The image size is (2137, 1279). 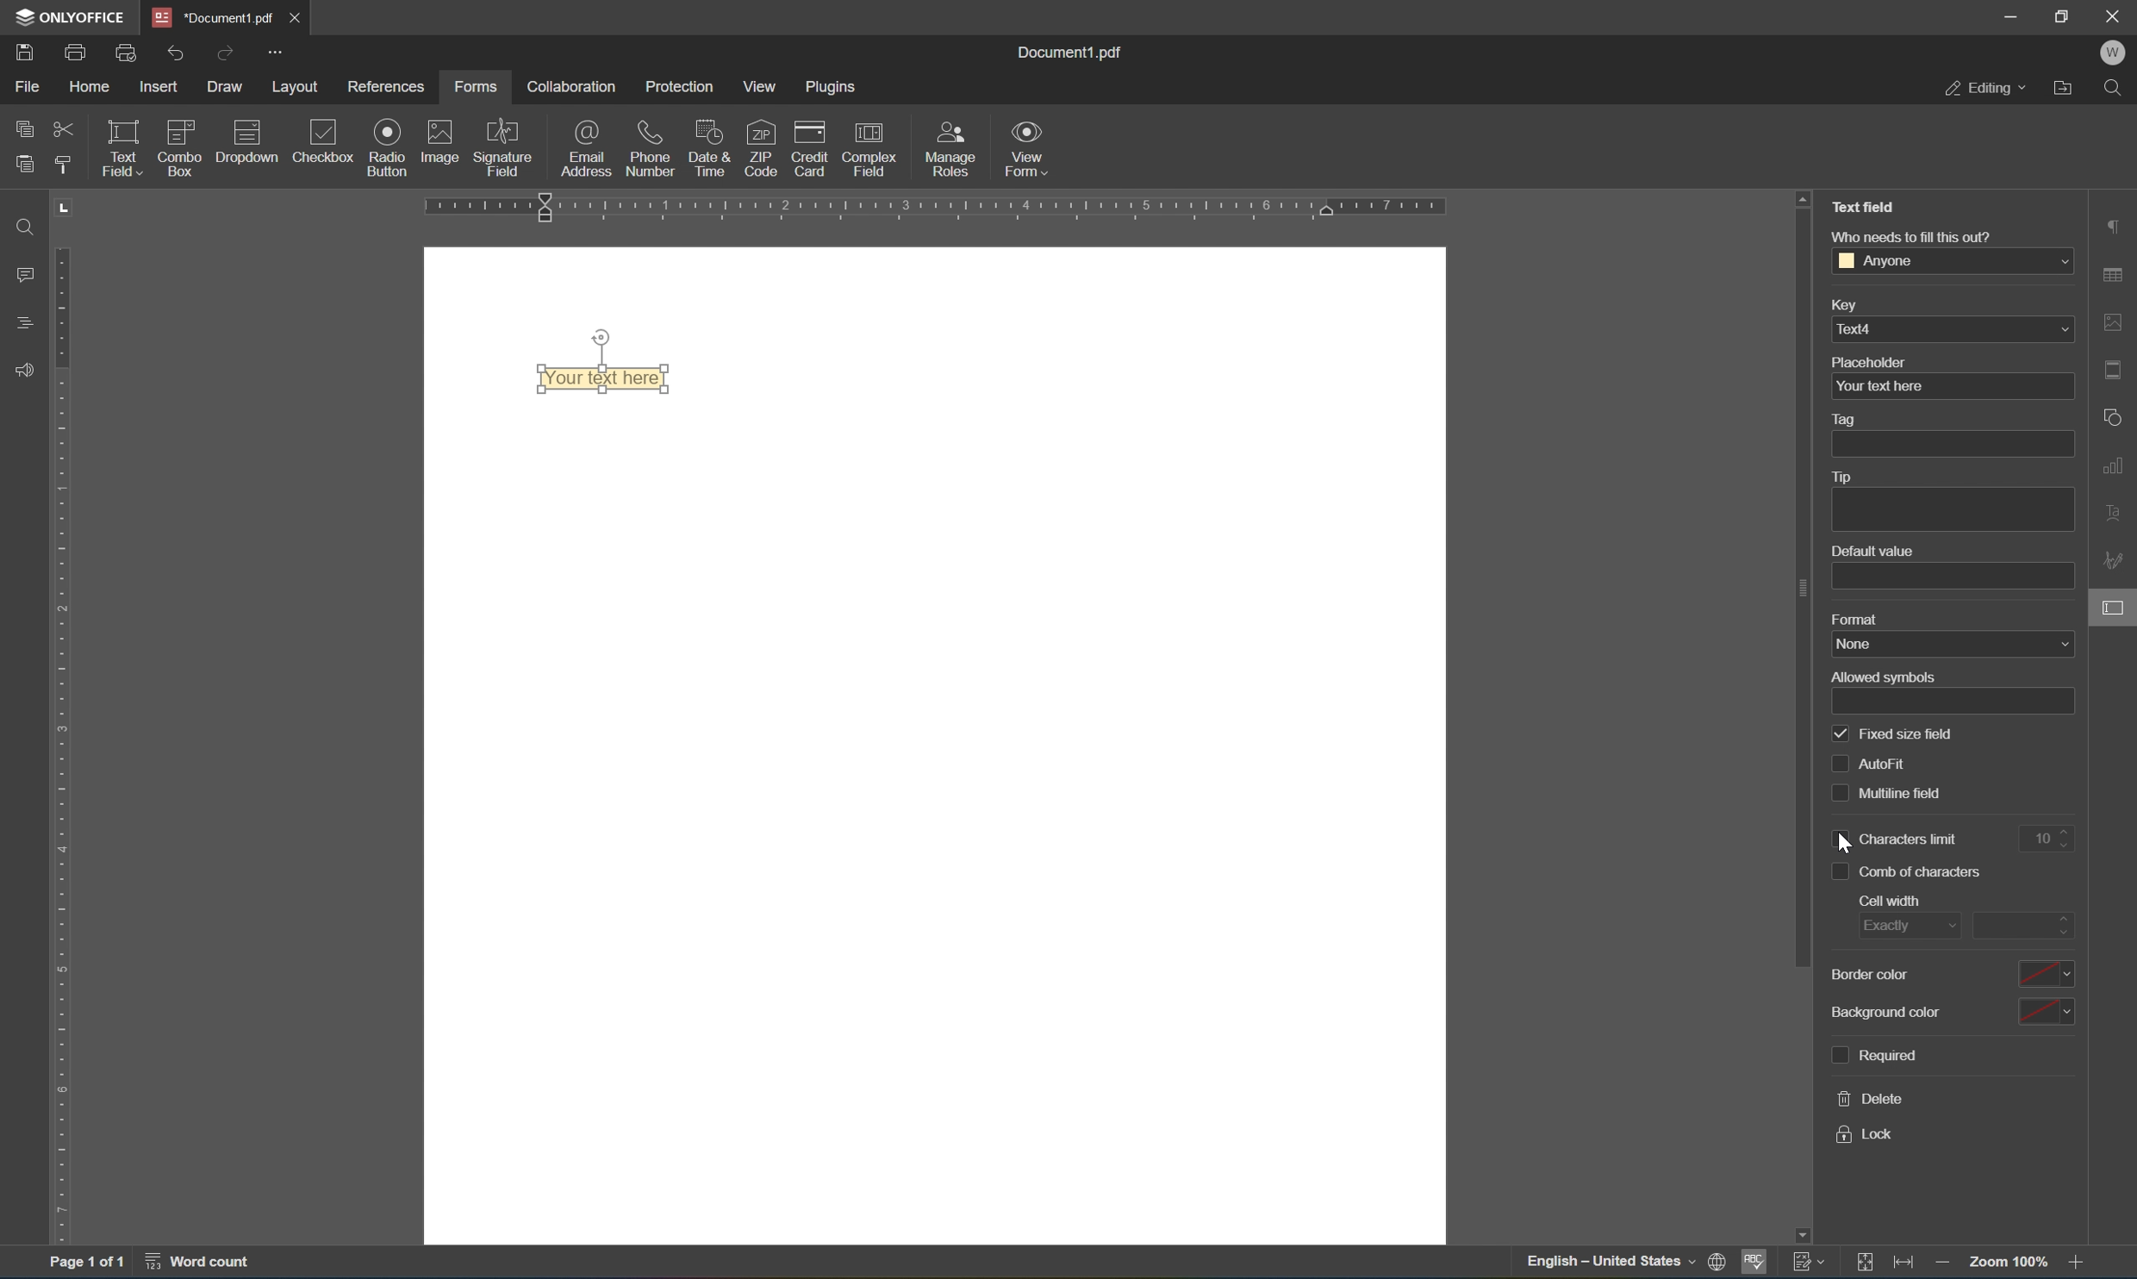 What do you see at coordinates (2061, 16) in the screenshot?
I see `restore down` at bounding box center [2061, 16].